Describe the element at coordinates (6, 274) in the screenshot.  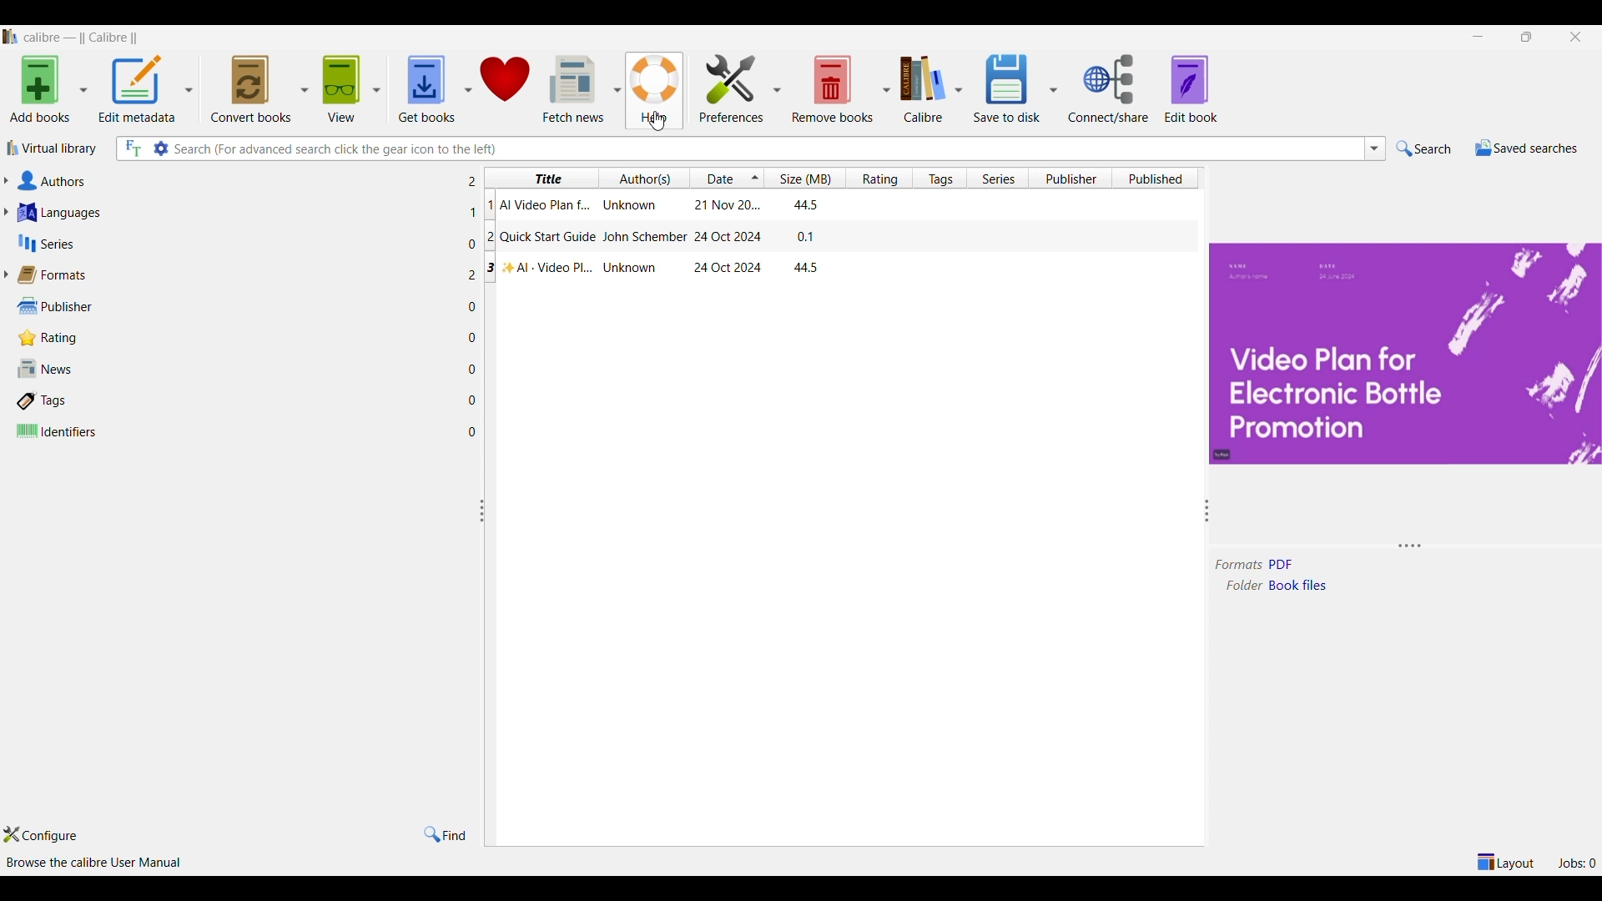
I see `Expand formats` at that location.